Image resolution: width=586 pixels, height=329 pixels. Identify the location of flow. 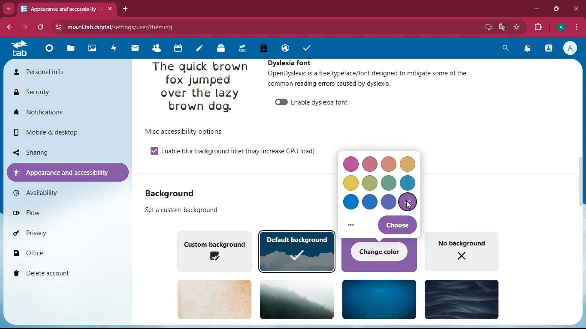
(51, 211).